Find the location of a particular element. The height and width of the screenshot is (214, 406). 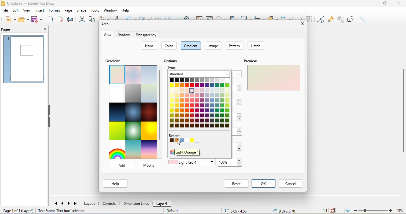

layout is located at coordinates (90, 203).